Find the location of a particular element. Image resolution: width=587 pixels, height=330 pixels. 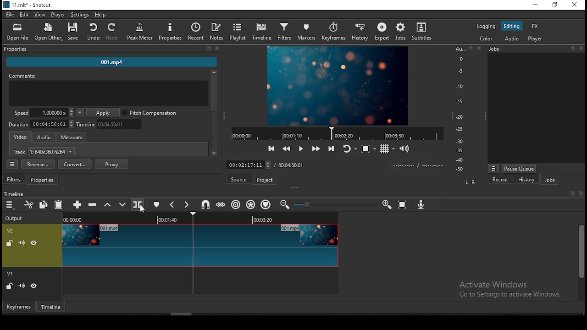

properties is located at coordinates (171, 32).